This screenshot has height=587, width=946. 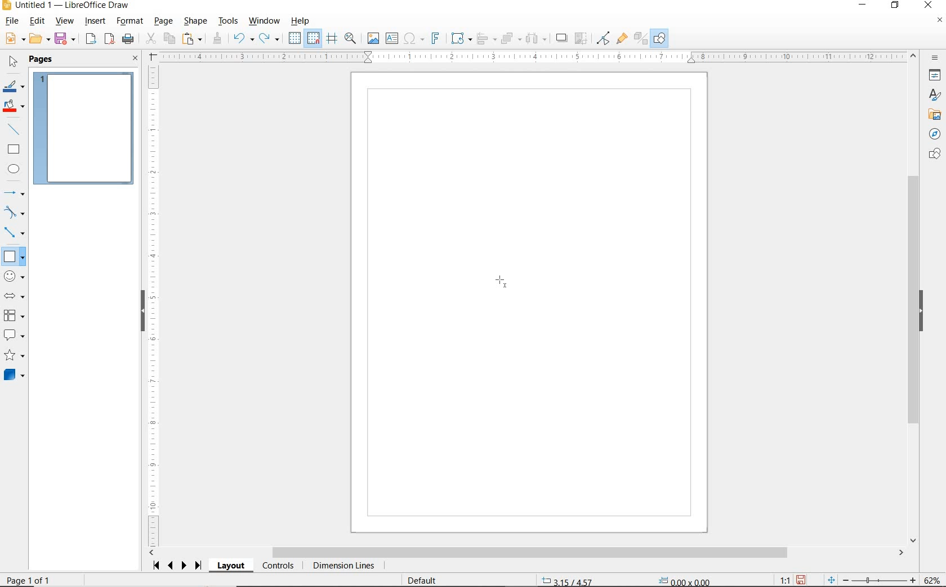 What do you see at coordinates (921, 311) in the screenshot?
I see `HIDE` at bounding box center [921, 311].